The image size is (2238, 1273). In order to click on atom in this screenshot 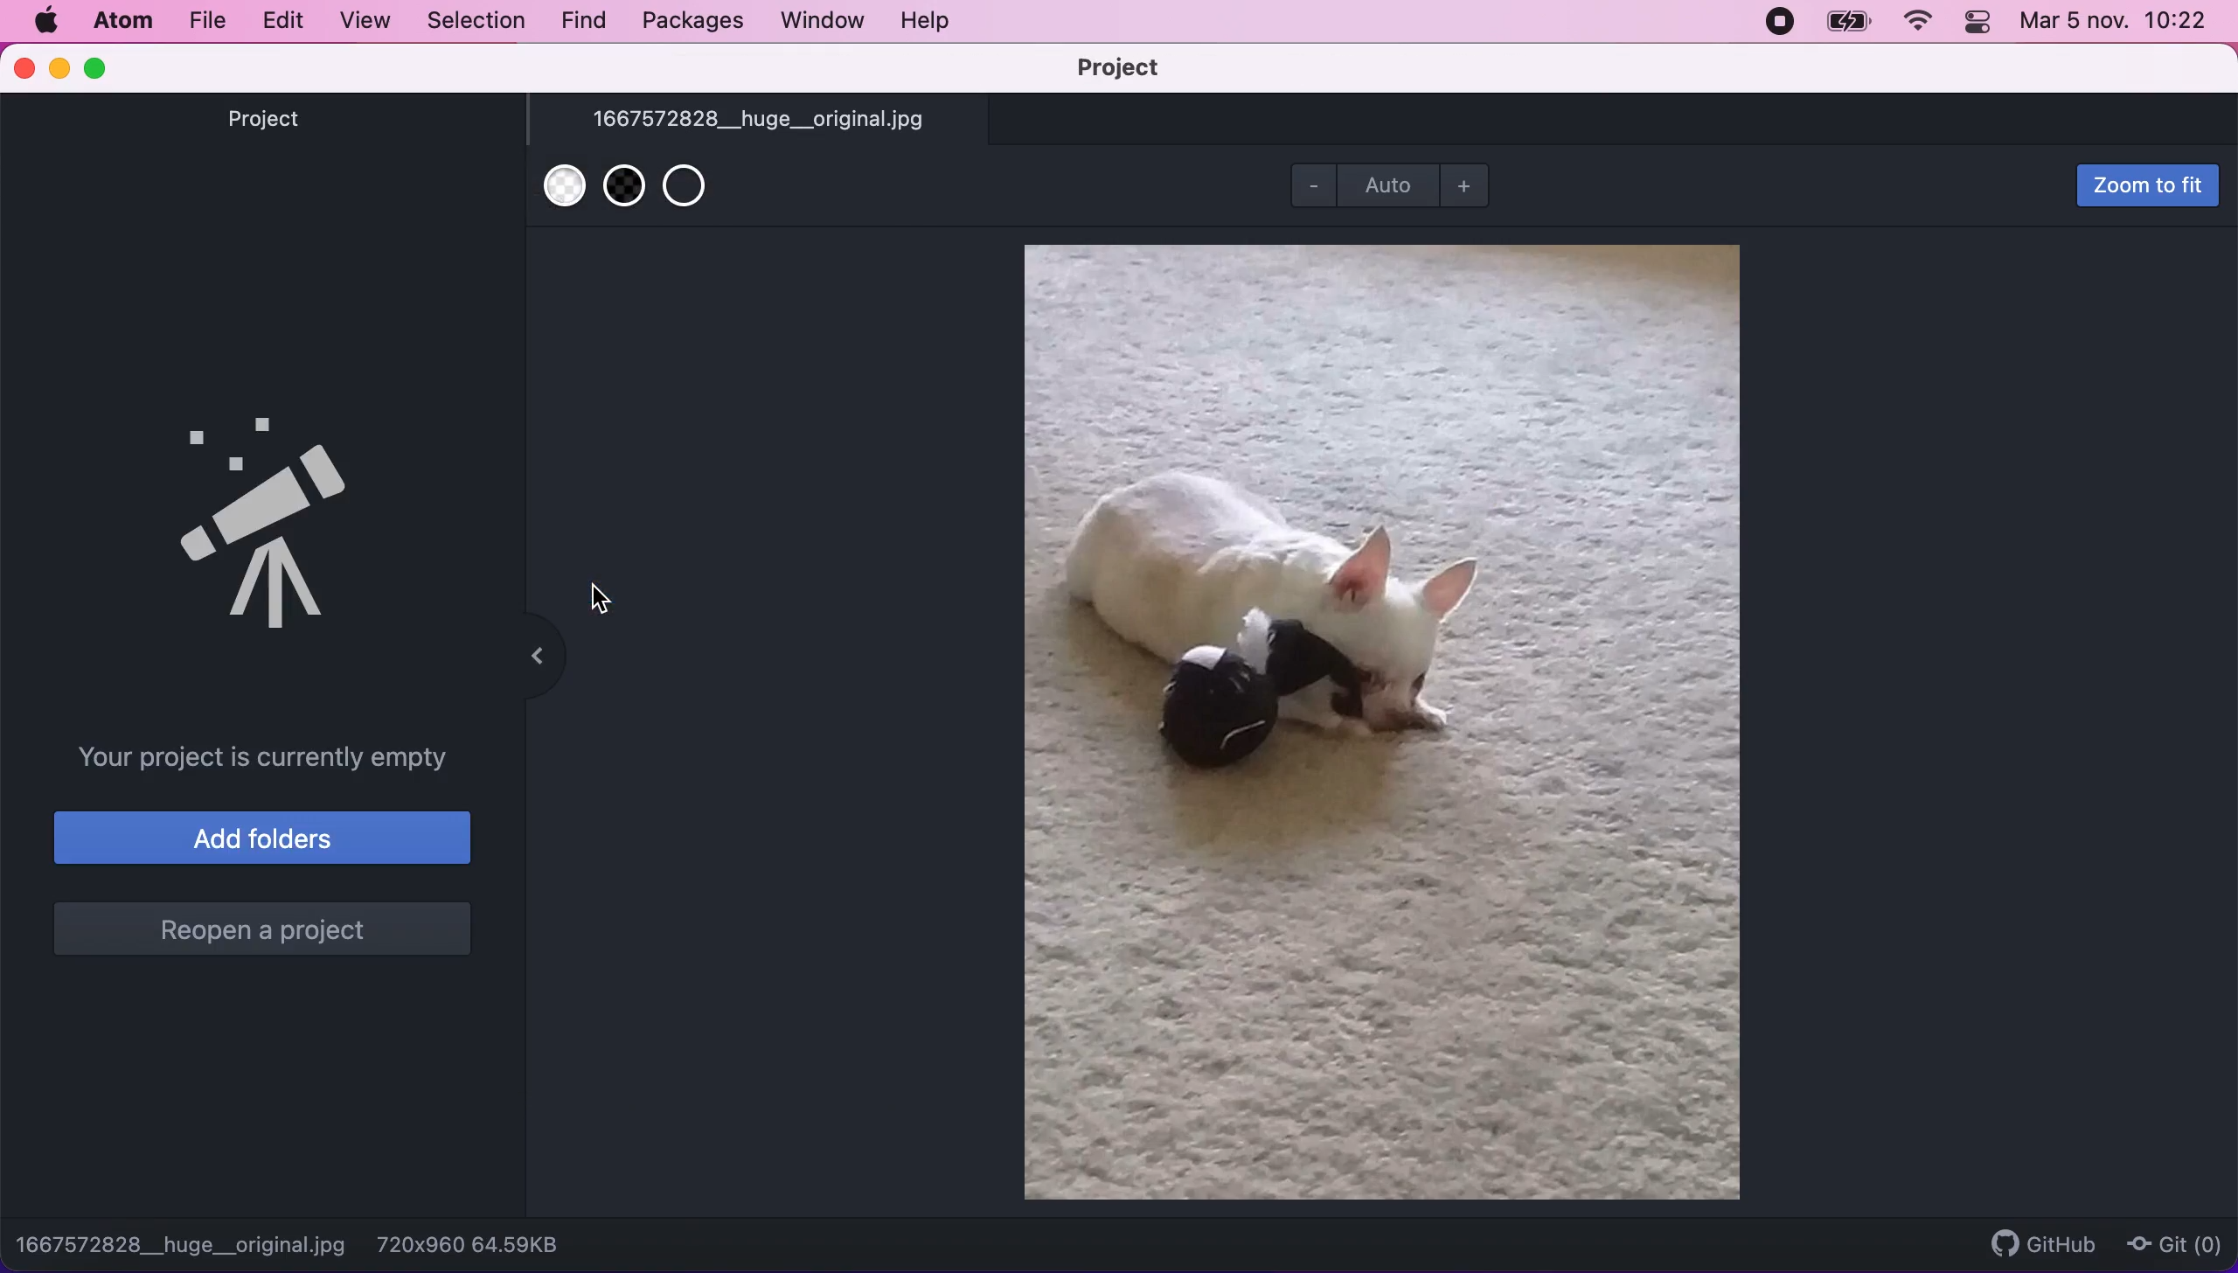, I will do `click(122, 20)`.